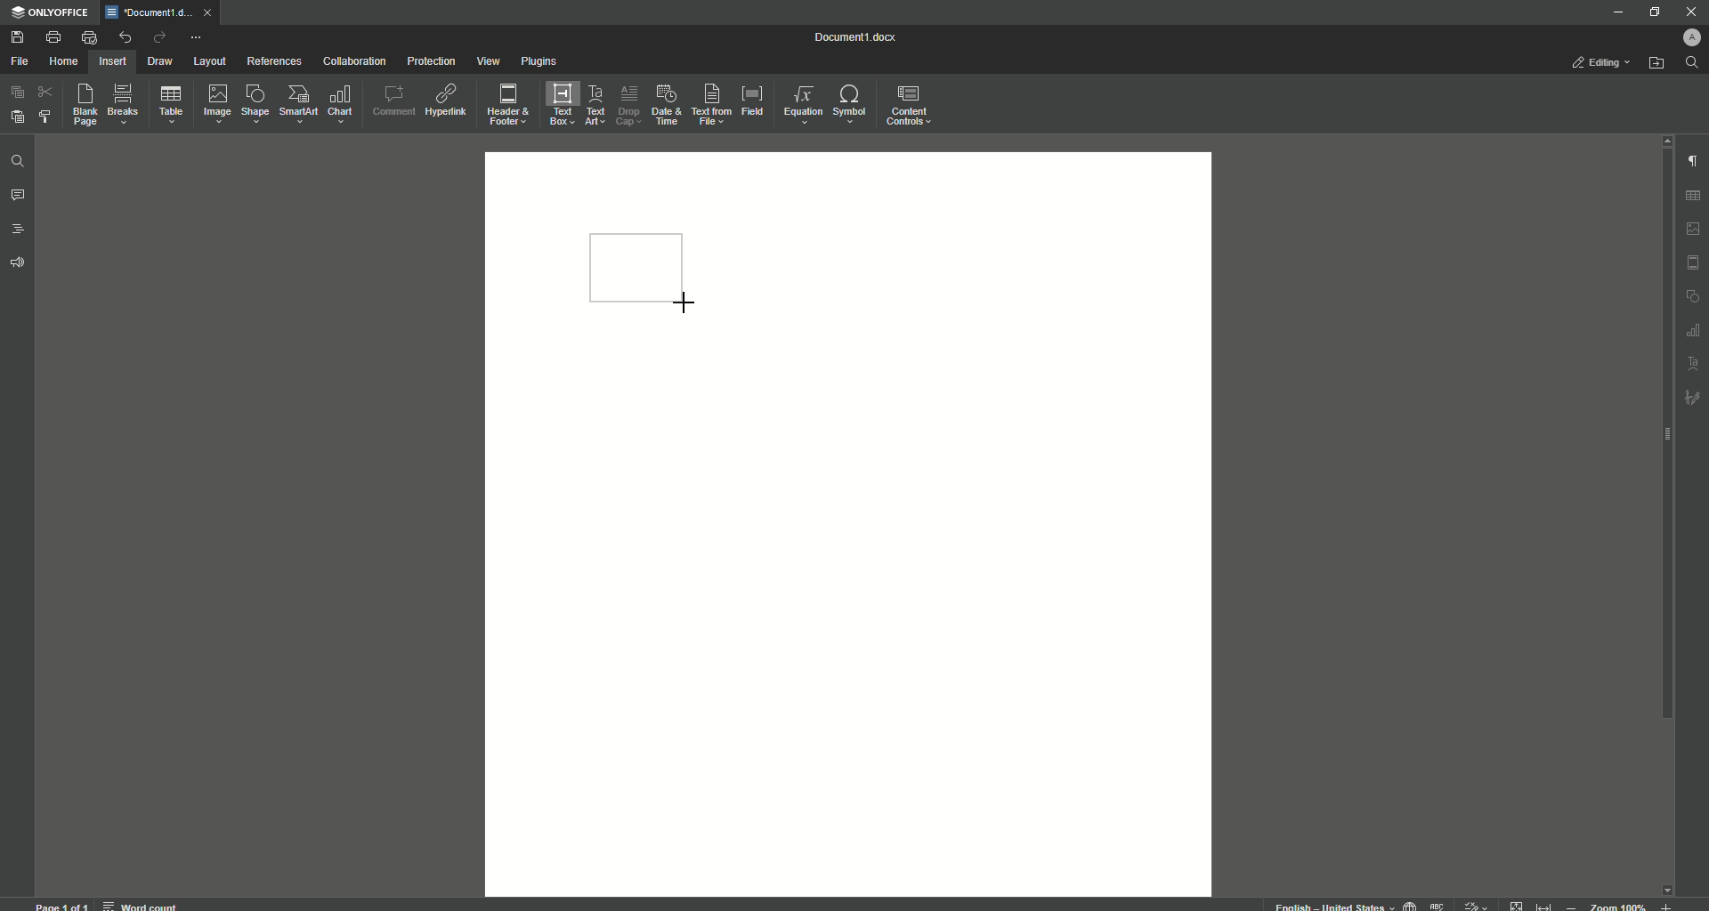  What do you see at coordinates (17, 163) in the screenshot?
I see `Find` at bounding box center [17, 163].